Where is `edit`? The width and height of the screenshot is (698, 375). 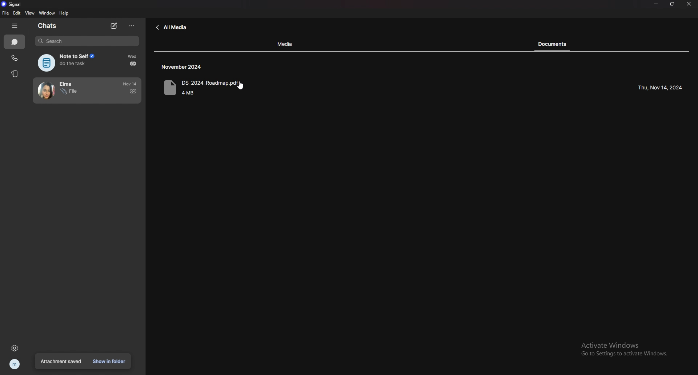
edit is located at coordinates (16, 13).